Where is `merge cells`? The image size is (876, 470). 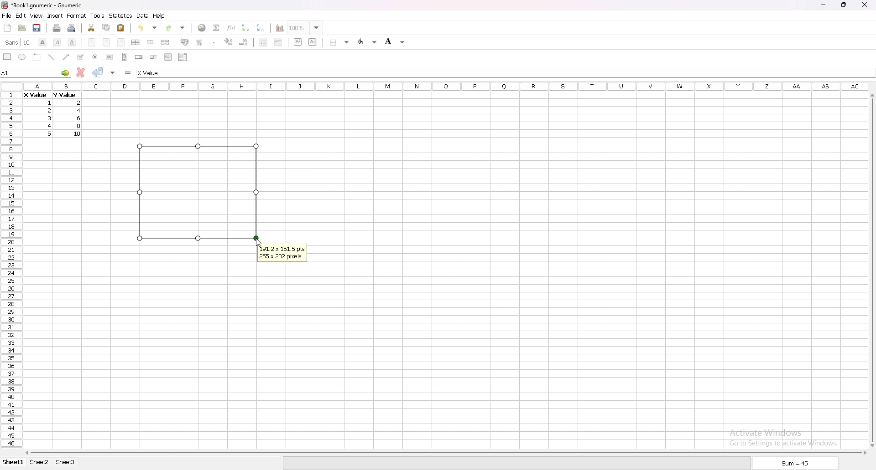 merge cells is located at coordinates (150, 42).